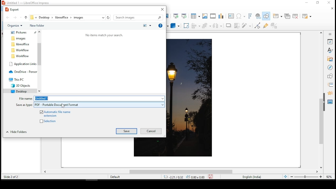 The image size is (336, 189). What do you see at coordinates (195, 15) in the screenshot?
I see `tables` at bounding box center [195, 15].